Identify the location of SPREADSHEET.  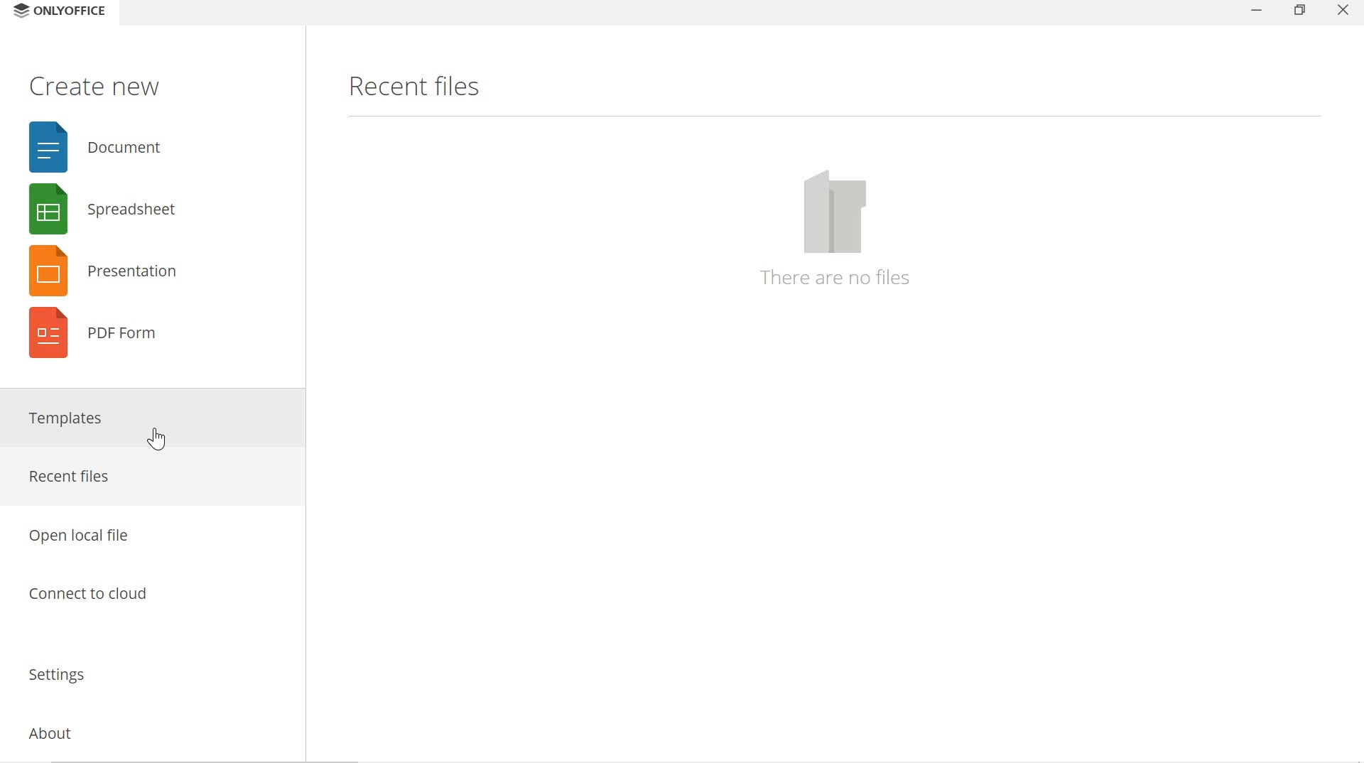
(97, 207).